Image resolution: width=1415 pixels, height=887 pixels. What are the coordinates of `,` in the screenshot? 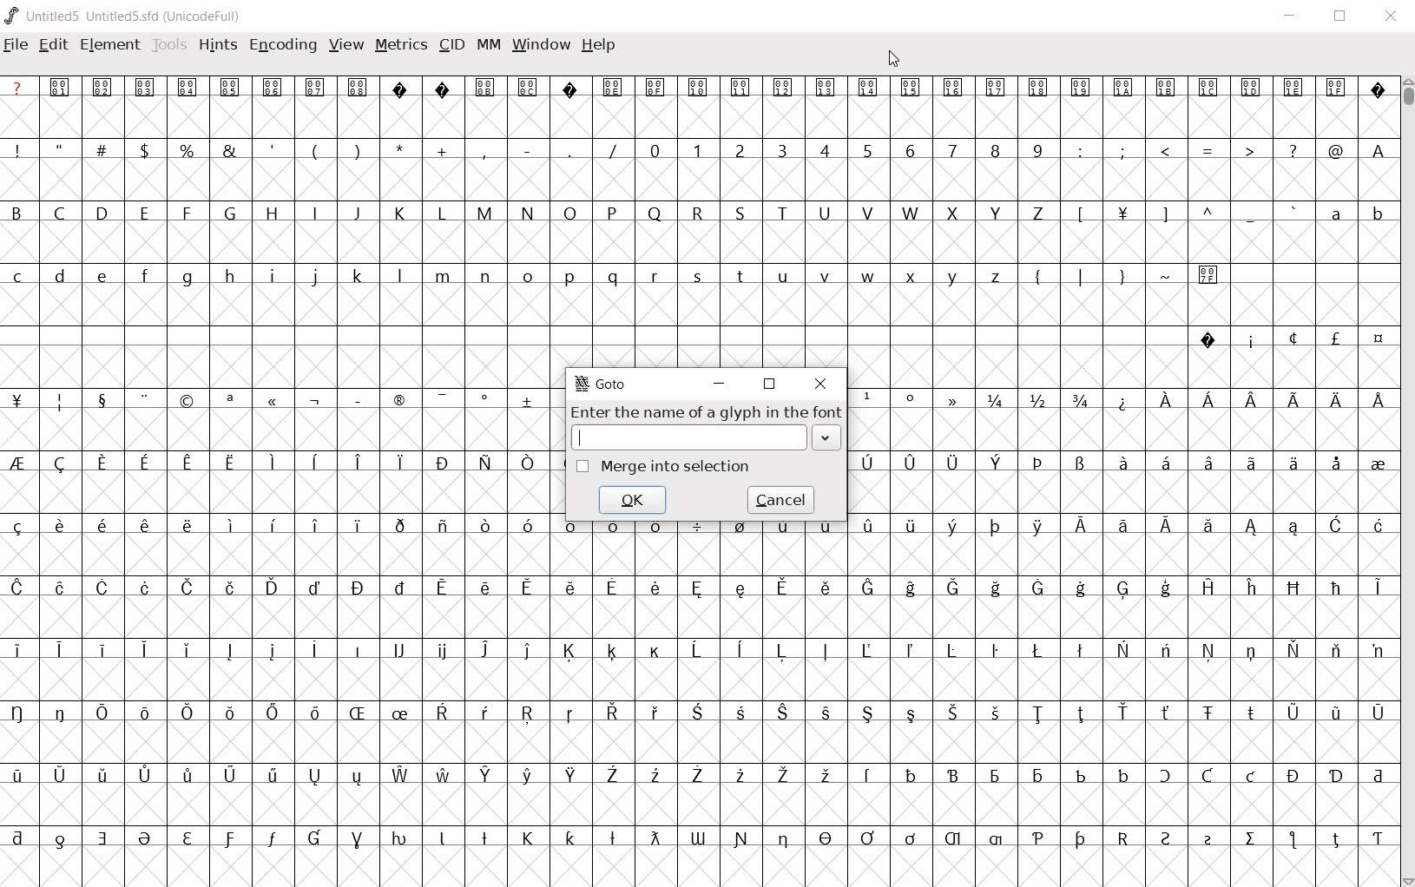 It's located at (484, 152).